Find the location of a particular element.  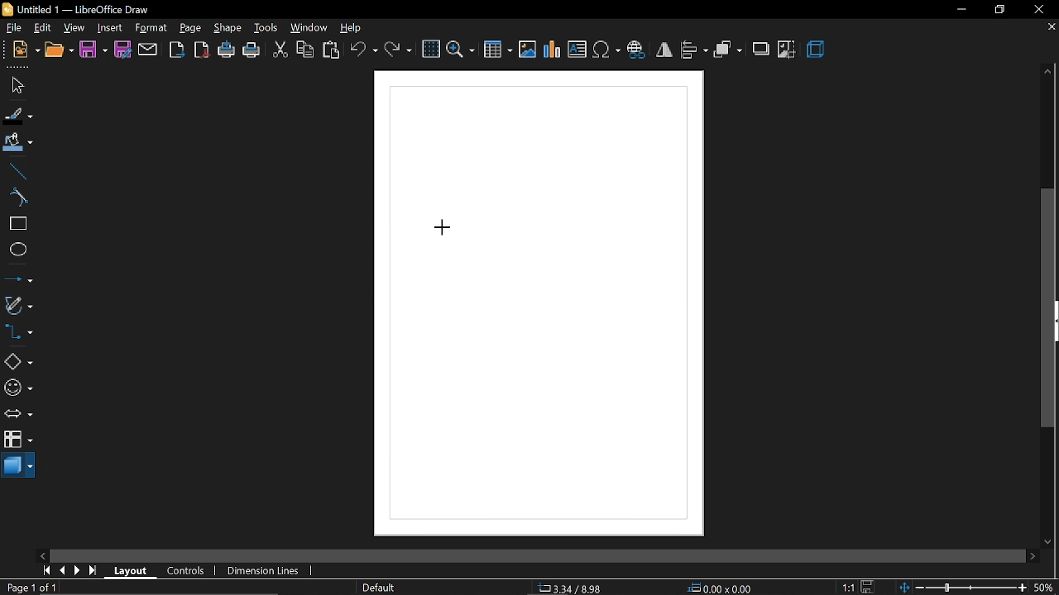

arrange is located at coordinates (727, 51).